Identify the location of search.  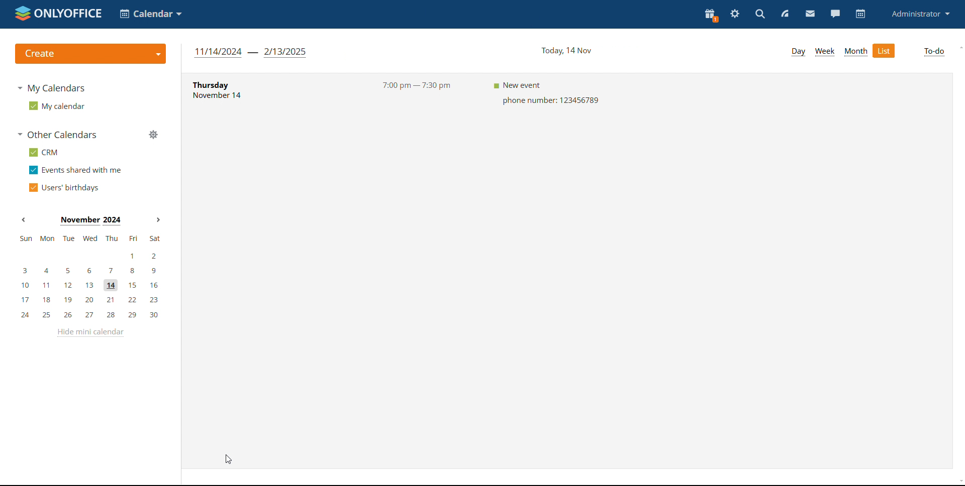
(759, 15).